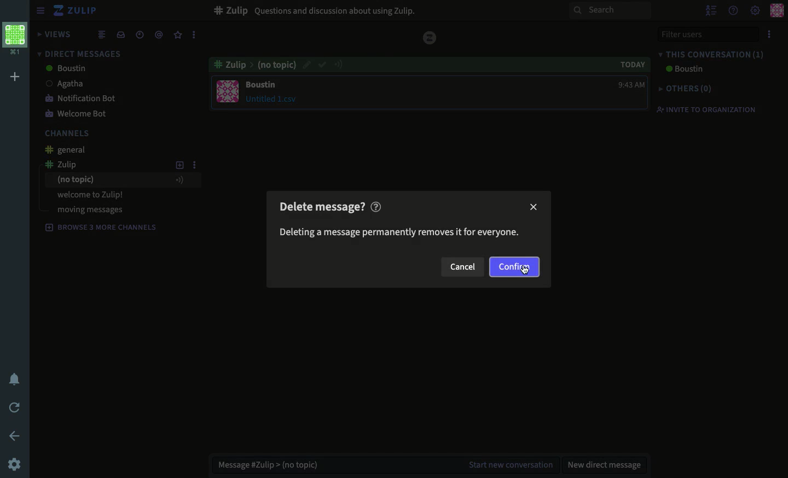 Image resolution: width=788 pixels, height=478 pixels. Describe the element at coordinates (71, 164) in the screenshot. I see `zulip` at that location.